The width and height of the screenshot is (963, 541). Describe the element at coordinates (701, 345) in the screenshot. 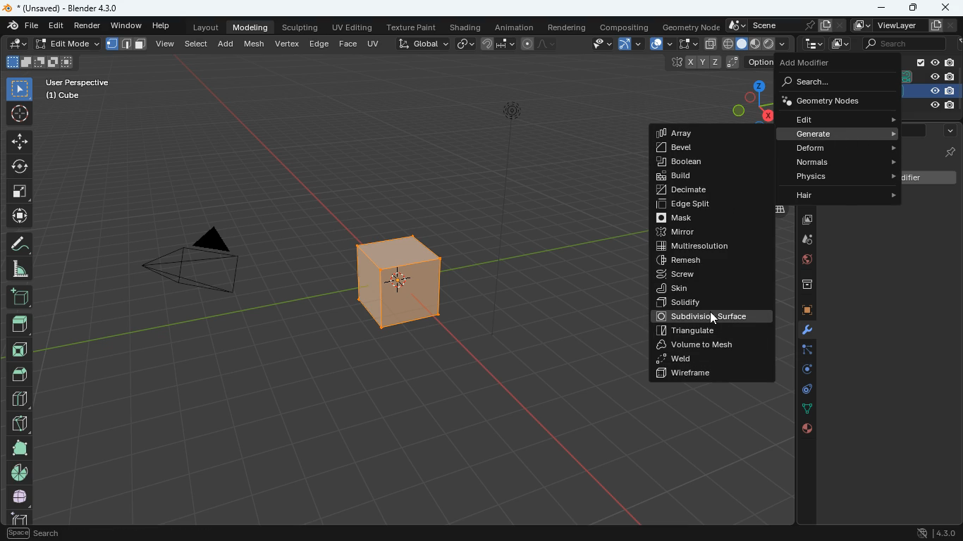

I see `volume to mesh` at that location.